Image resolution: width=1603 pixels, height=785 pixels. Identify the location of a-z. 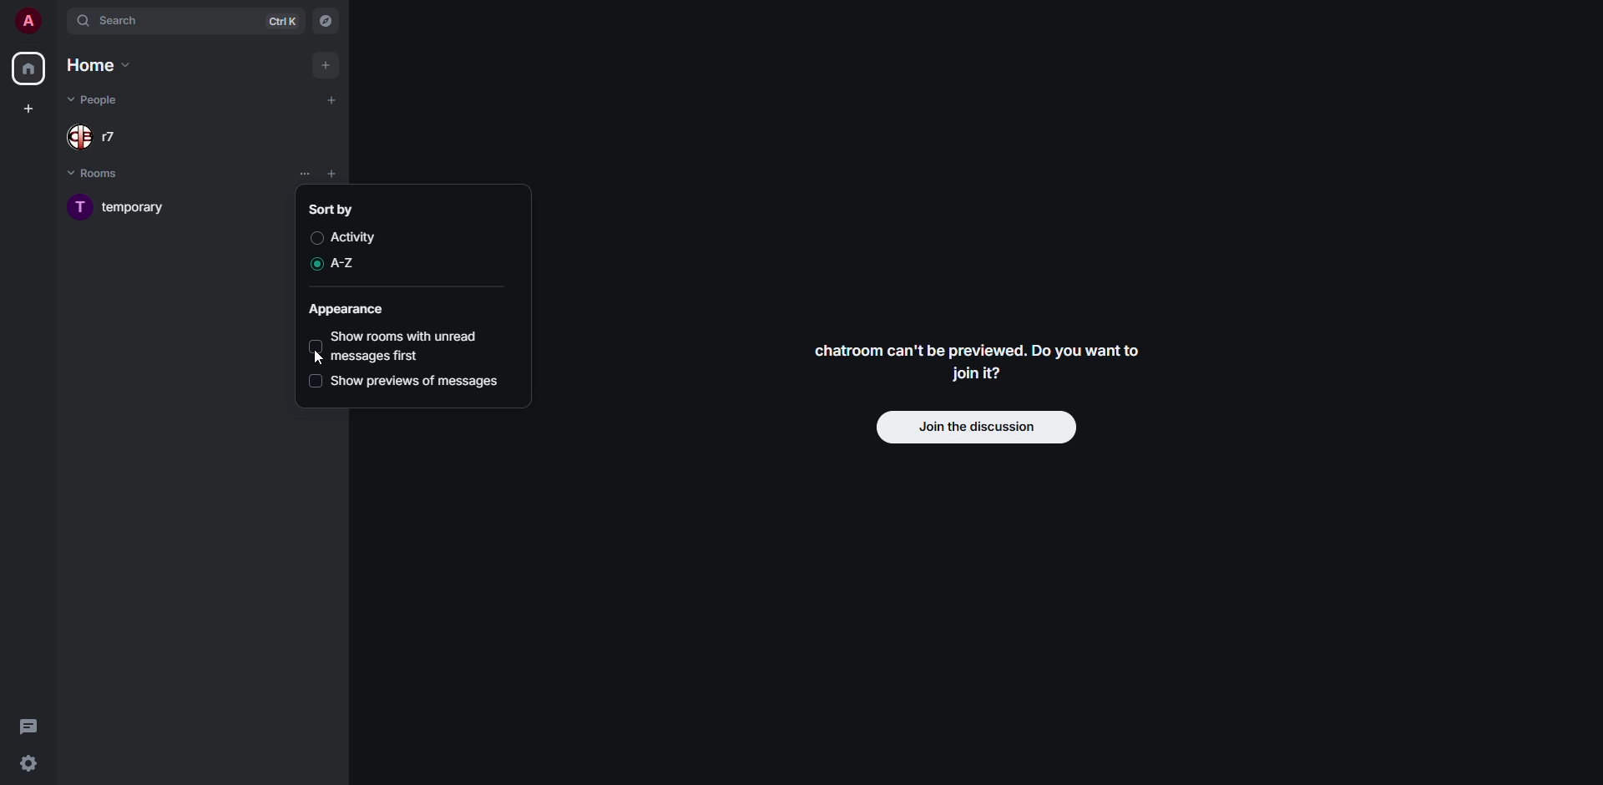
(349, 262).